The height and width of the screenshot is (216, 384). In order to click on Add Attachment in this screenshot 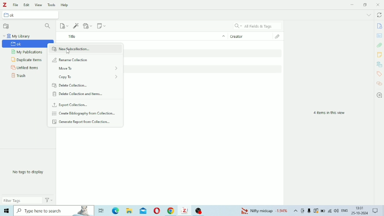, I will do `click(88, 26)`.